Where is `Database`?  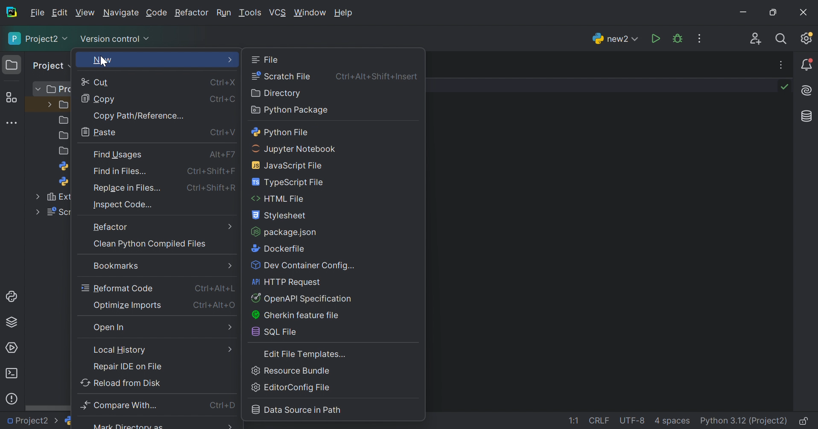
Database is located at coordinates (805, 116).